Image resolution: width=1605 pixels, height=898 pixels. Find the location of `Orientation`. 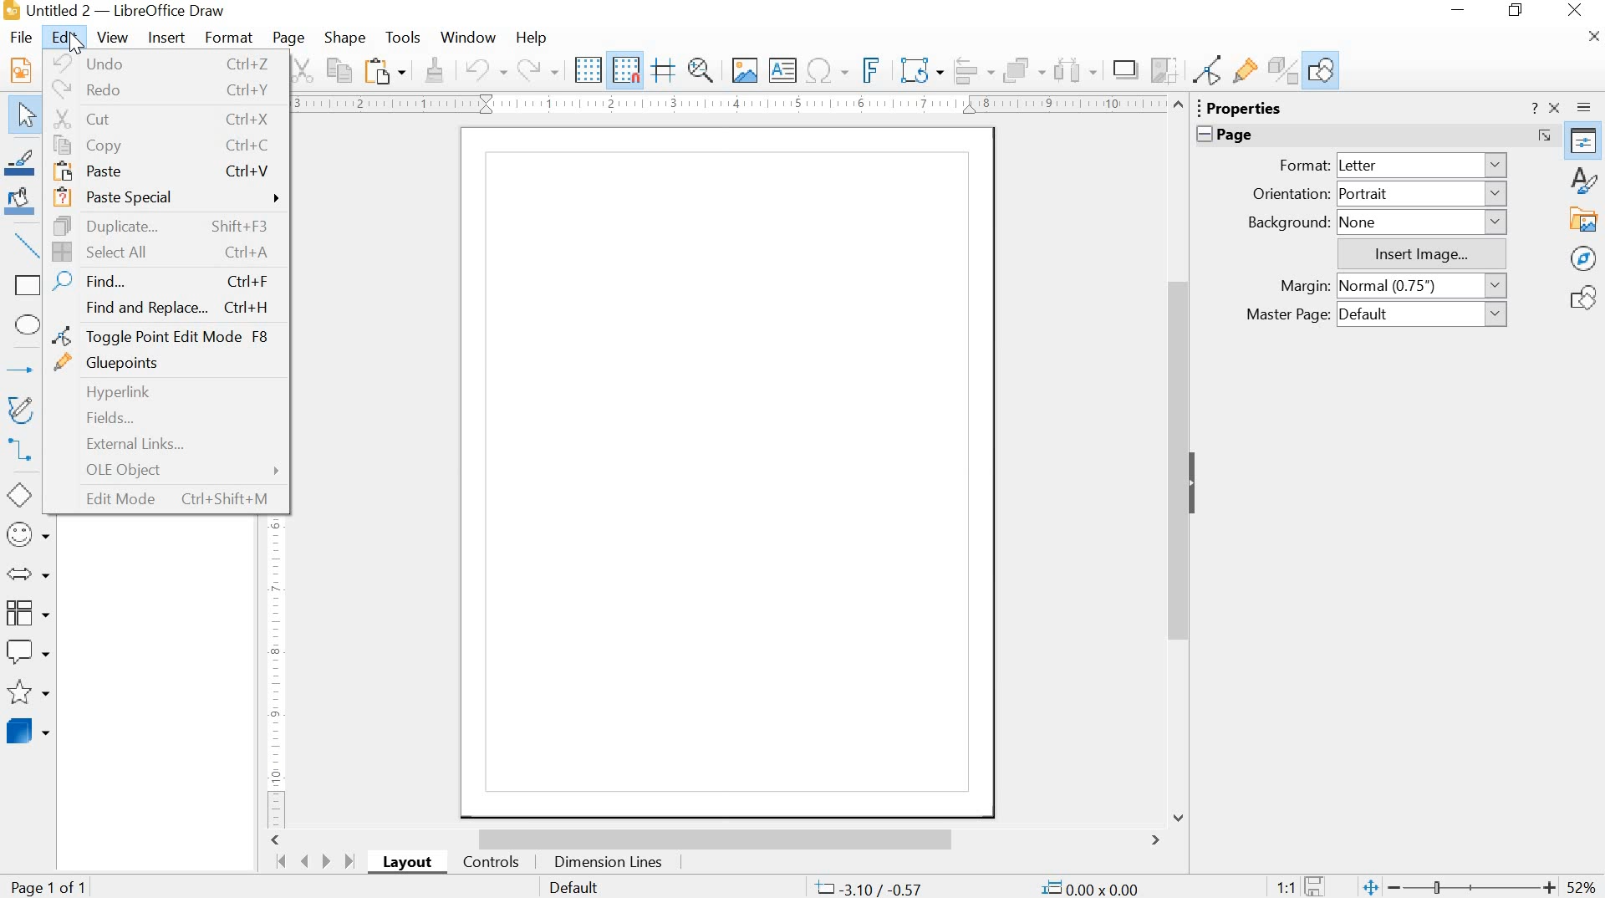

Orientation is located at coordinates (1290, 194).